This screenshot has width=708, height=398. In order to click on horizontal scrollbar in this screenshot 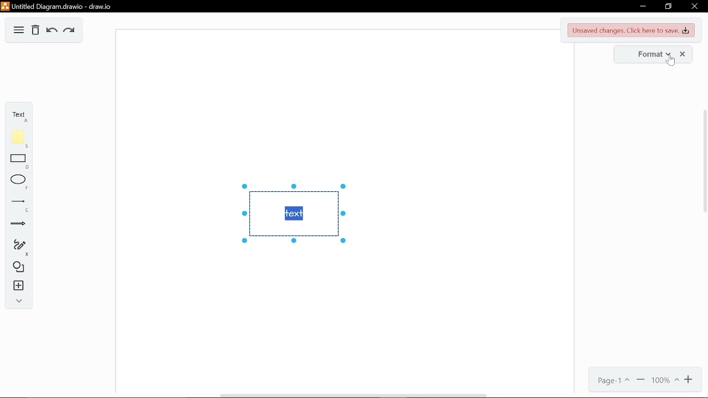, I will do `click(350, 395)`.